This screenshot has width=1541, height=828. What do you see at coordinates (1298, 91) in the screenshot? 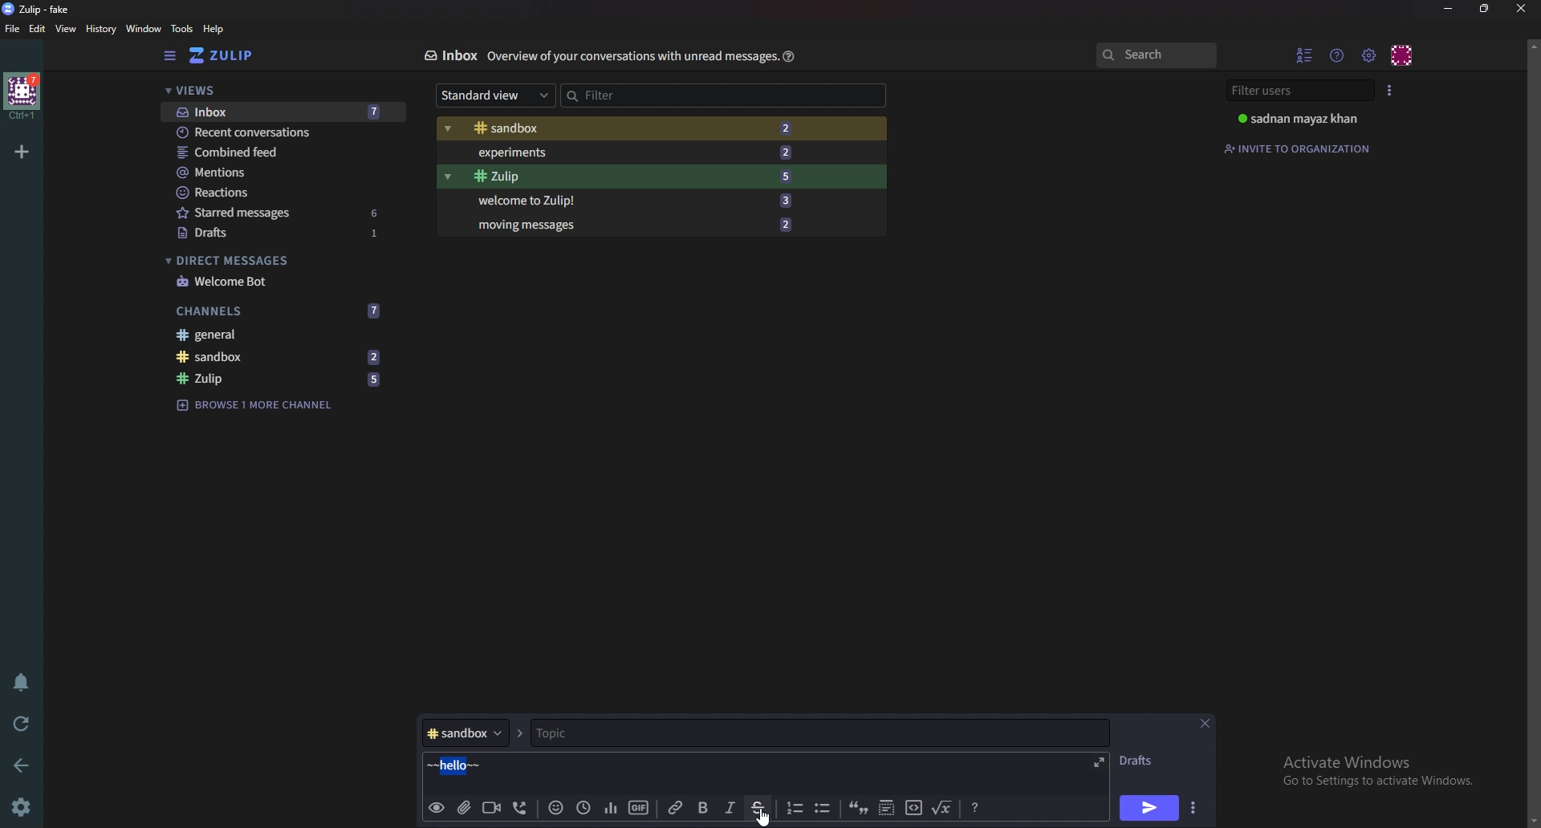
I see `Filter users` at bounding box center [1298, 91].